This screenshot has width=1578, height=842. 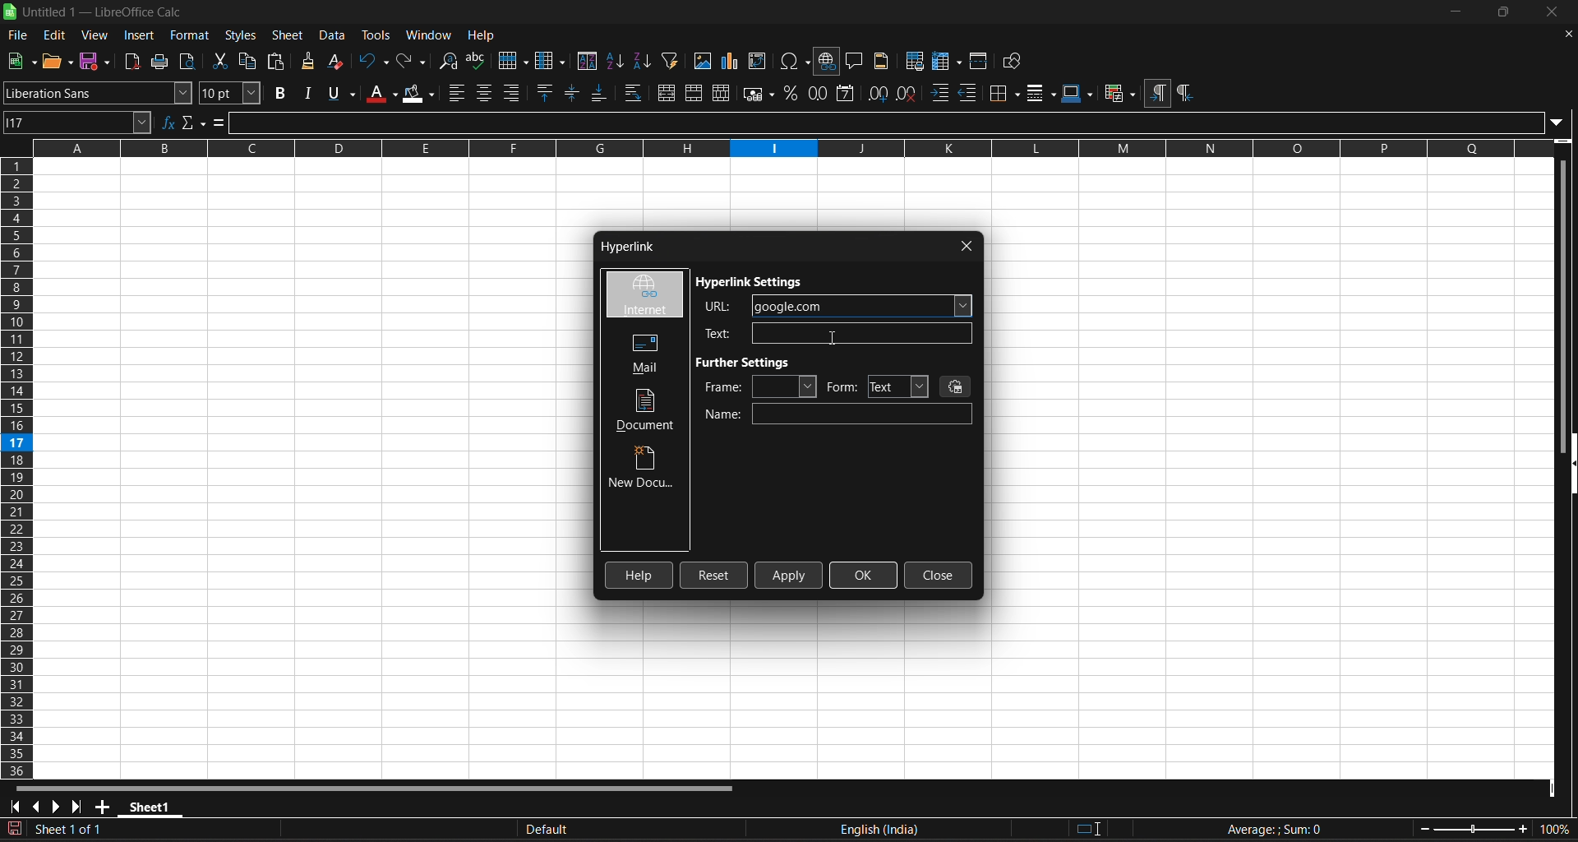 What do you see at coordinates (1457, 12) in the screenshot?
I see `minimize` at bounding box center [1457, 12].